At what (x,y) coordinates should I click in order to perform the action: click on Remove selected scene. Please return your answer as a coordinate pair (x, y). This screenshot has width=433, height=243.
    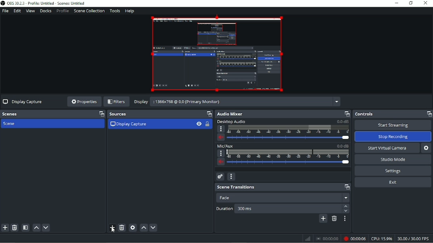
    Looking at the image, I should click on (15, 228).